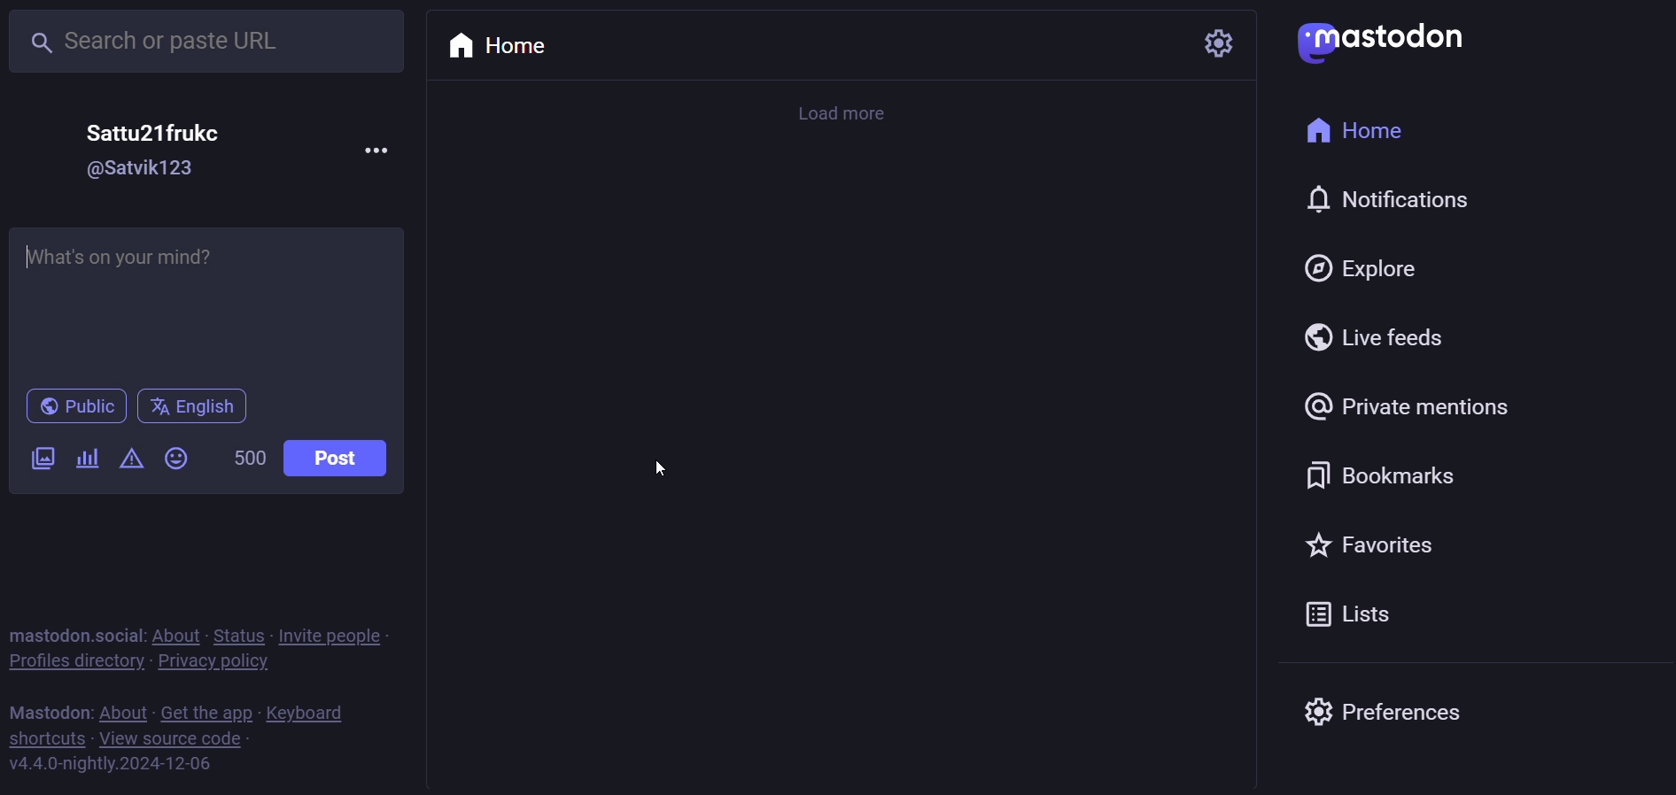 This screenshot has height=795, width=1676. I want to click on source code, so click(174, 737).